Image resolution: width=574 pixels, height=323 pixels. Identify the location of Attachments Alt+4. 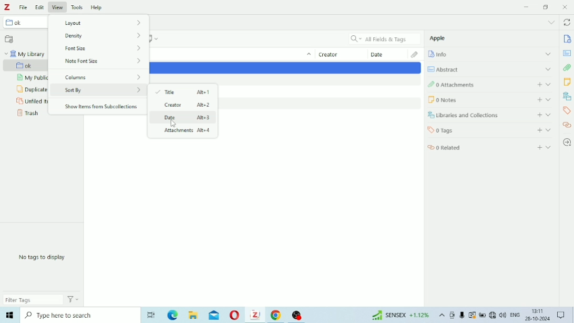
(184, 132).